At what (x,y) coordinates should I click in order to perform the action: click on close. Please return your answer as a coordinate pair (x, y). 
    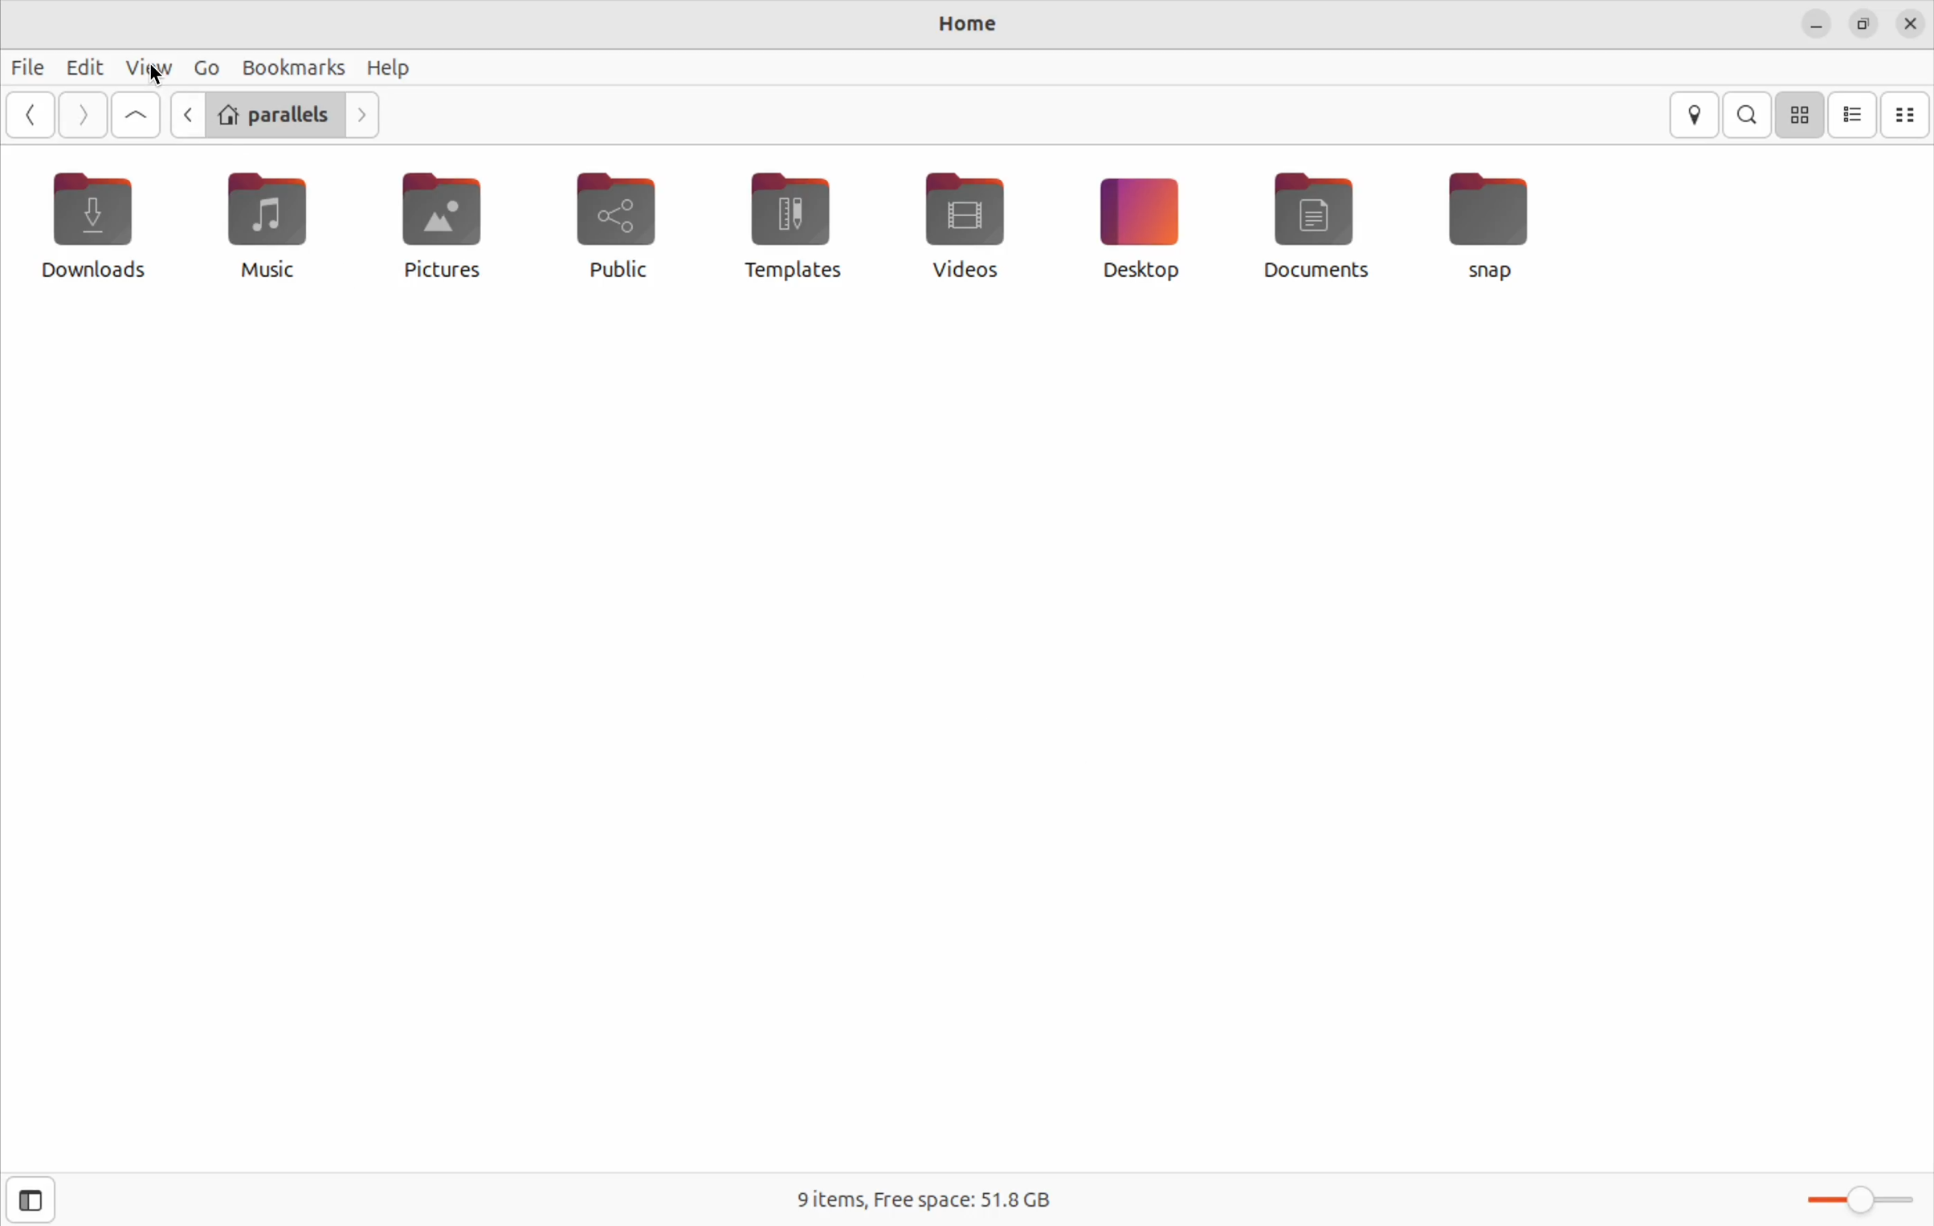
    Looking at the image, I should click on (1907, 23).